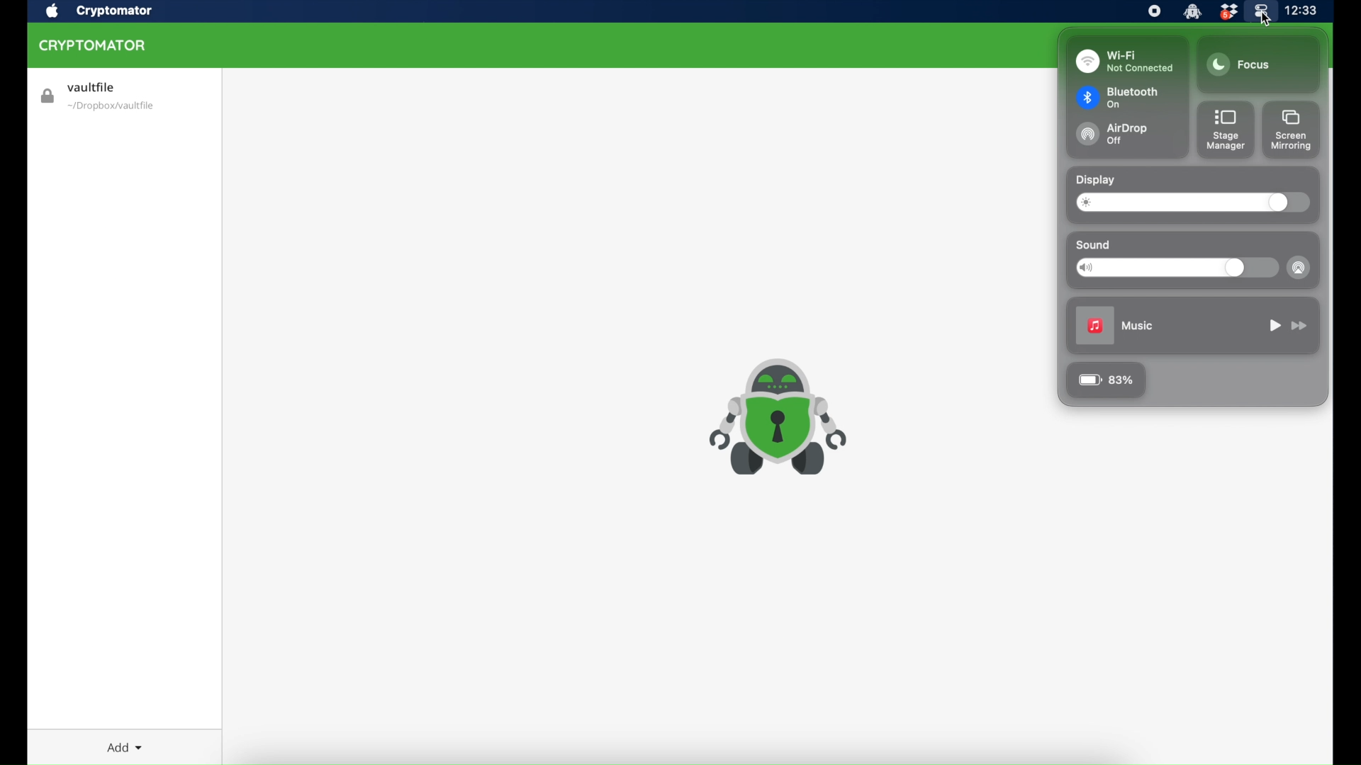 This screenshot has width=1361, height=765. What do you see at coordinates (1192, 262) in the screenshot?
I see `sound` at bounding box center [1192, 262].